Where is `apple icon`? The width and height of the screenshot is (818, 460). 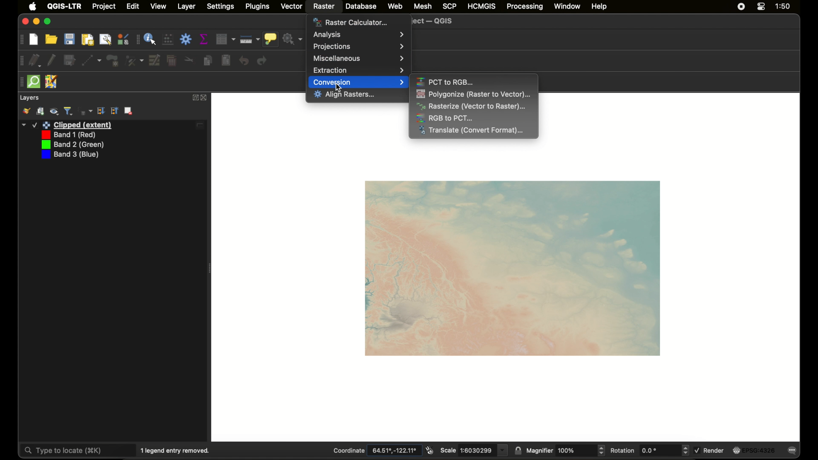
apple icon is located at coordinates (33, 6).